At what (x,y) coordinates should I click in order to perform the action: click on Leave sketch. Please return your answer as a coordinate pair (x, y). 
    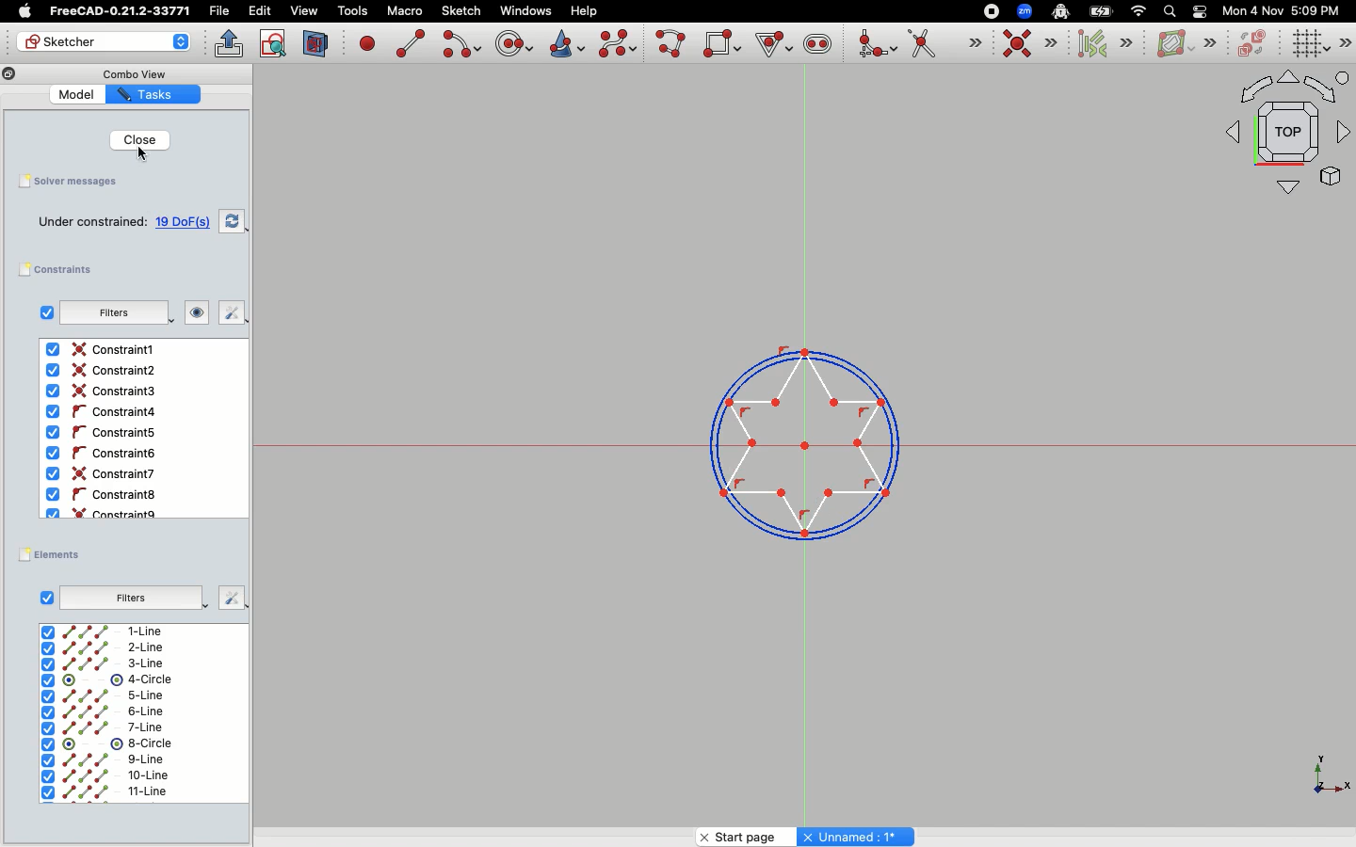
    Looking at the image, I should click on (230, 43).